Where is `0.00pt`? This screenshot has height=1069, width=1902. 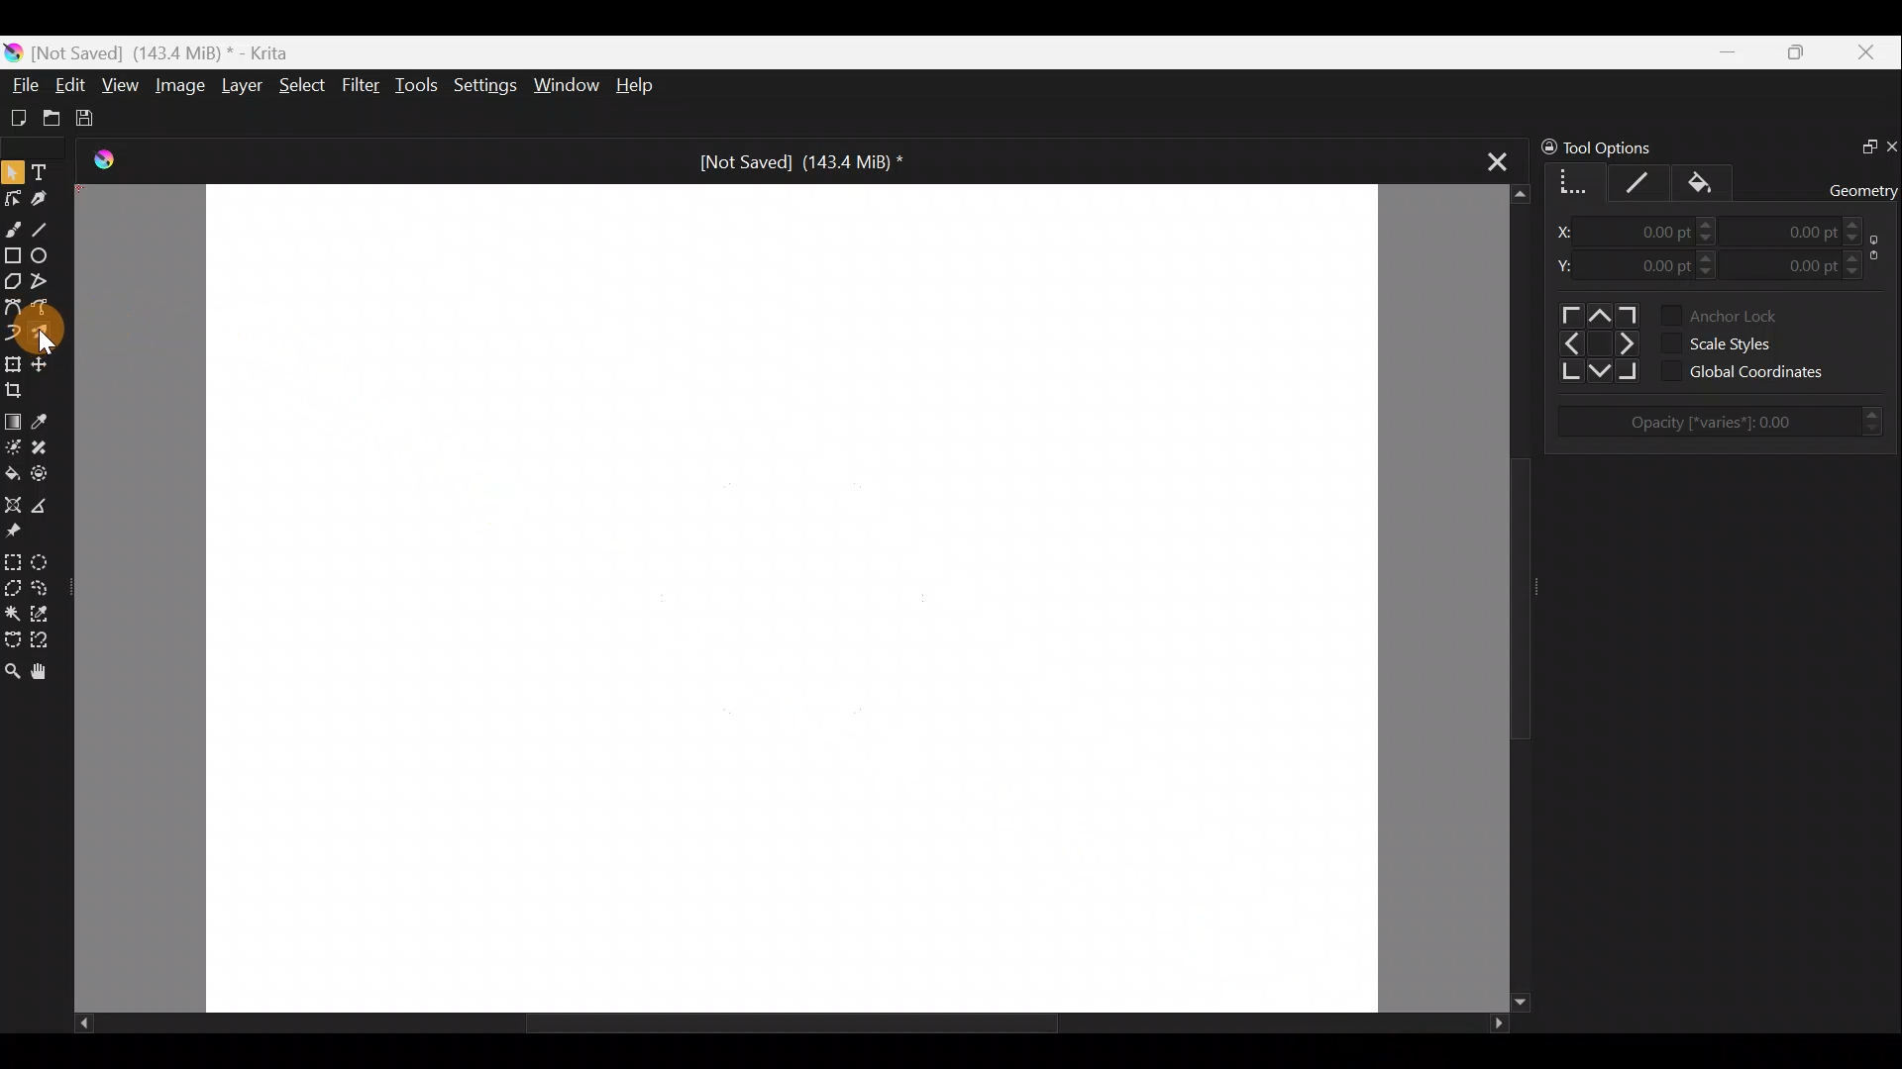
0.00pt is located at coordinates (1654, 266).